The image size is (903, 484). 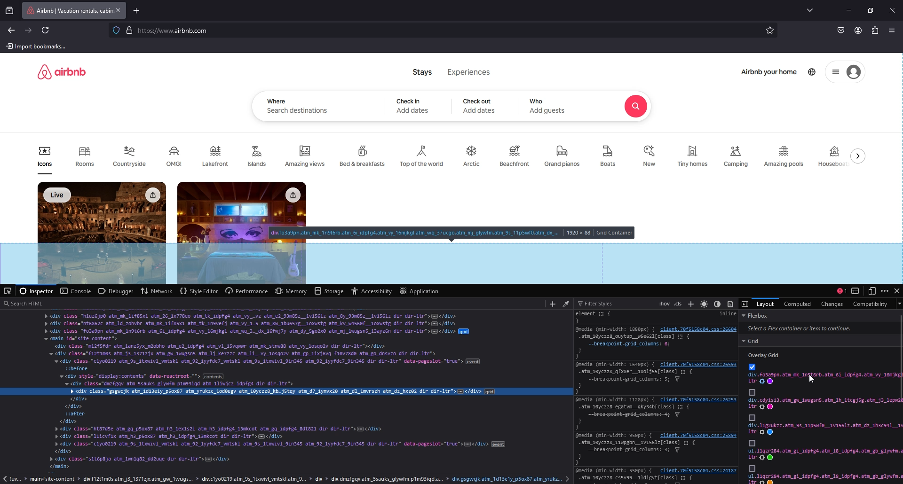 What do you see at coordinates (131, 30) in the screenshot?
I see `verified` at bounding box center [131, 30].